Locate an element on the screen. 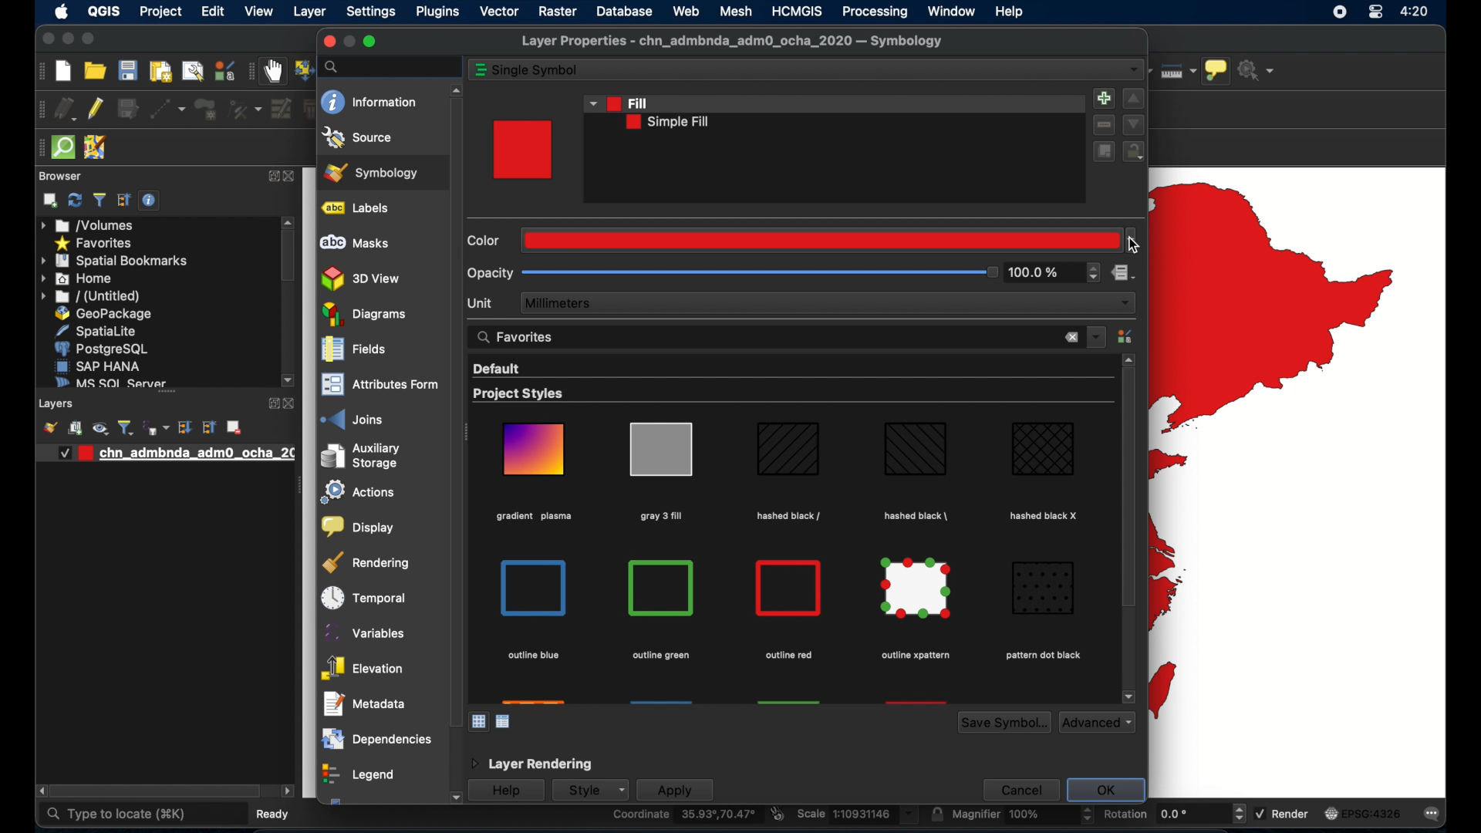 This screenshot has width=1481, height=833. home menu is located at coordinates (78, 279).